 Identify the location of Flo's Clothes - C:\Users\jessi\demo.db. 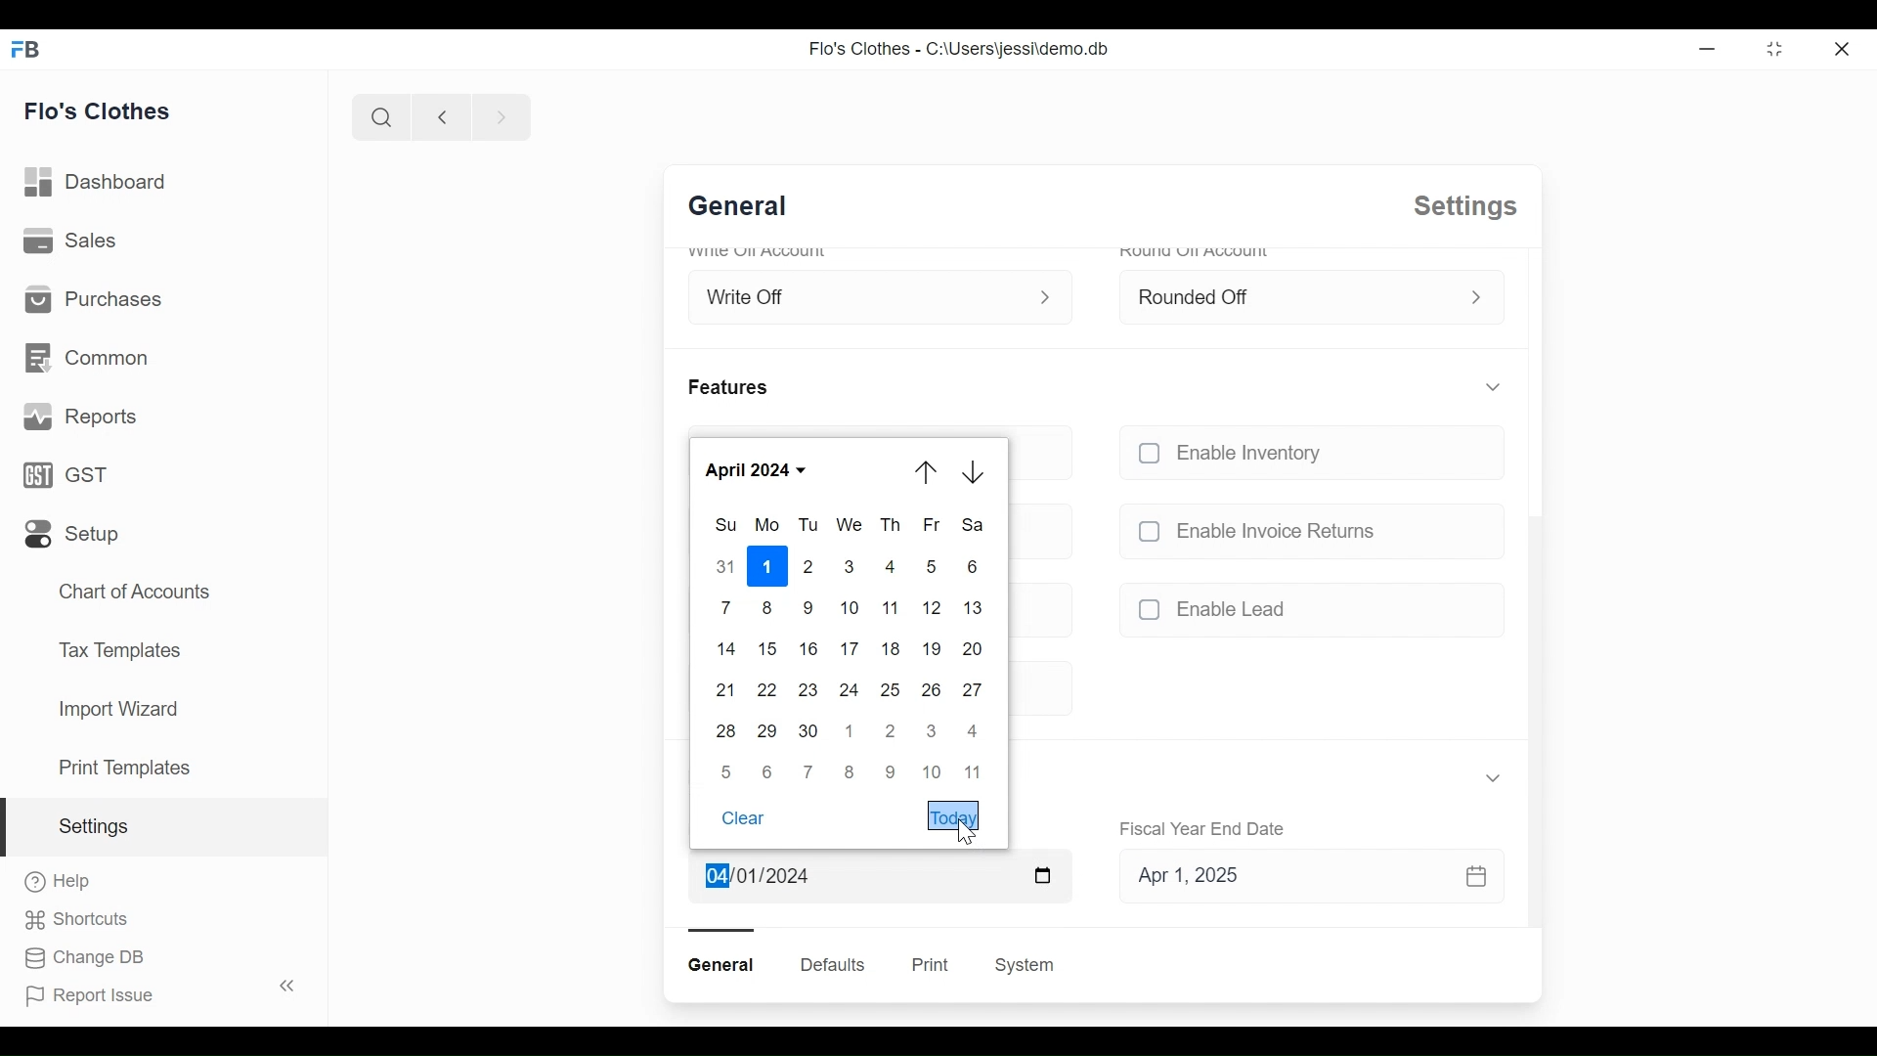
(957, 49).